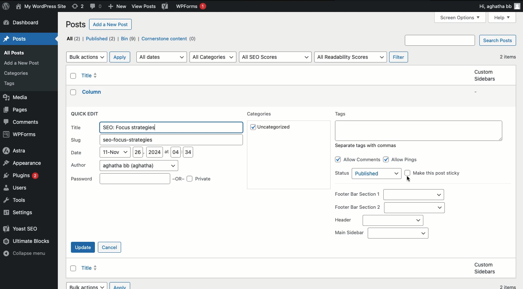  I want to click on Title, so click(76, 127).